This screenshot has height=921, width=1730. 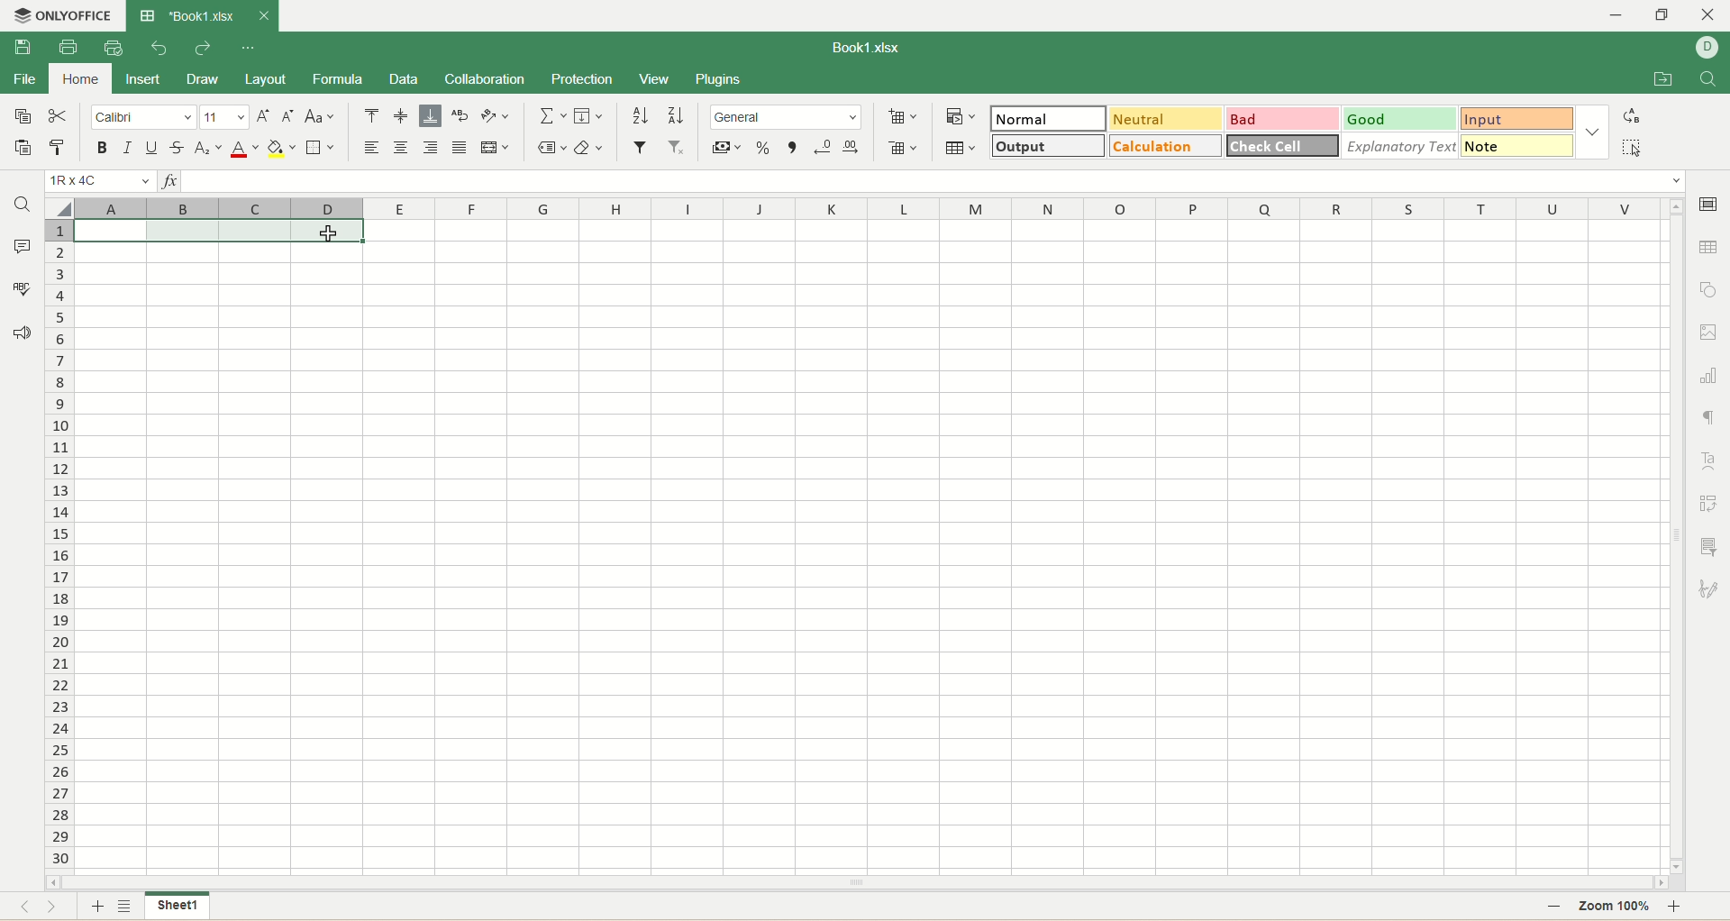 What do you see at coordinates (1398, 146) in the screenshot?
I see `explanatory text` at bounding box center [1398, 146].